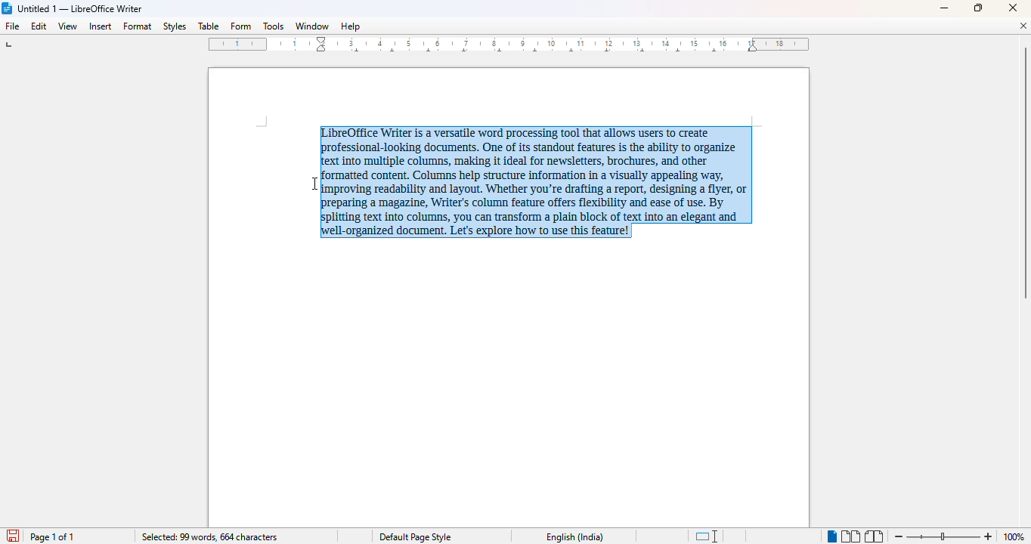  What do you see at coordinates (101, 26) in the screenshot?
I see `insert` at bounding box center [101, 26].